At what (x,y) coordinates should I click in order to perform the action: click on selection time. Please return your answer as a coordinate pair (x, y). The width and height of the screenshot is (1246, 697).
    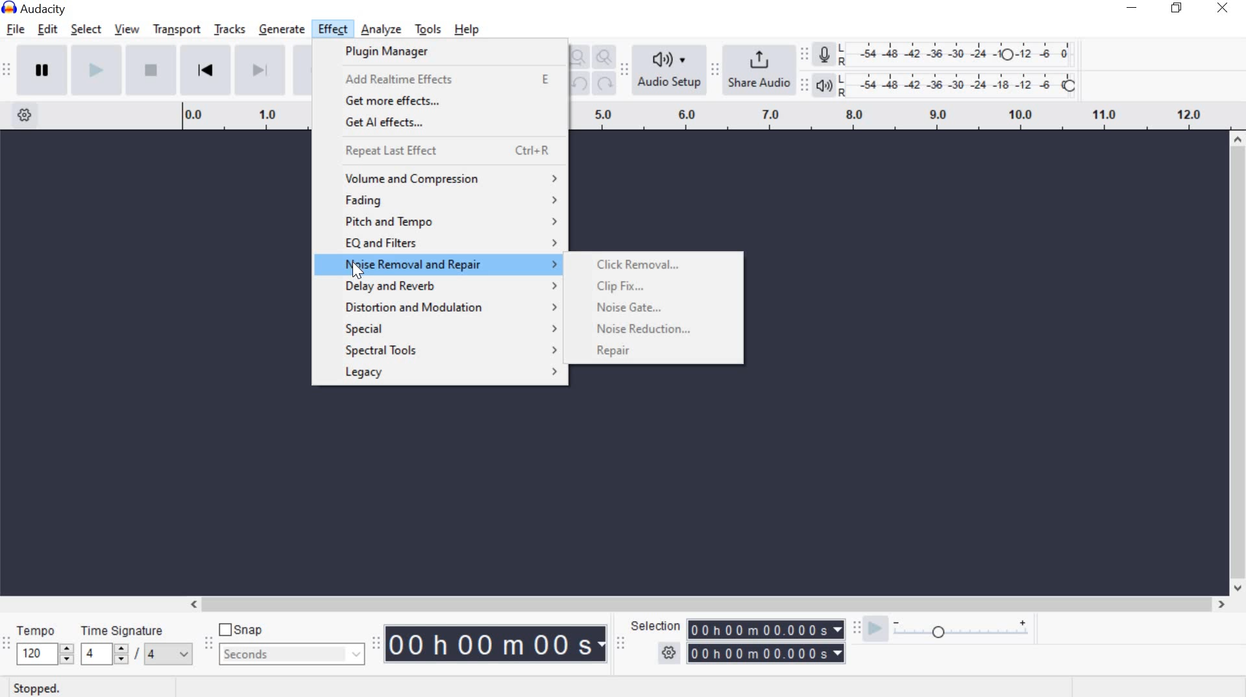
    Looking at the image, I should click on (768, 654).